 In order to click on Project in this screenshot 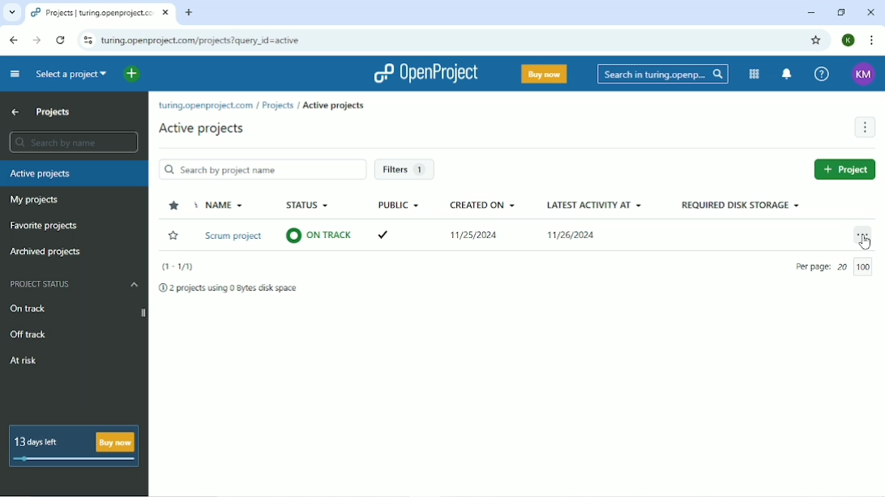, I will do `click(844, 168)`.